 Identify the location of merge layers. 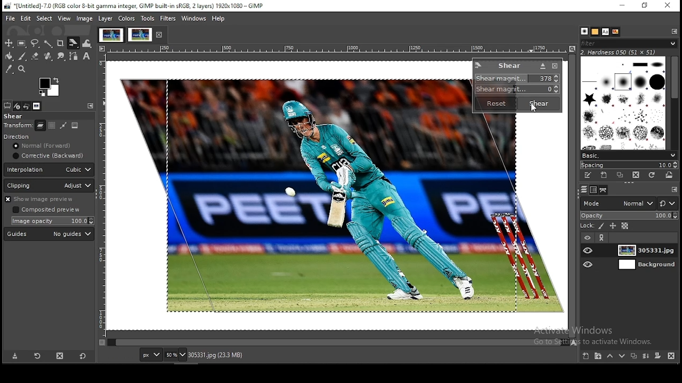
(645, 356).